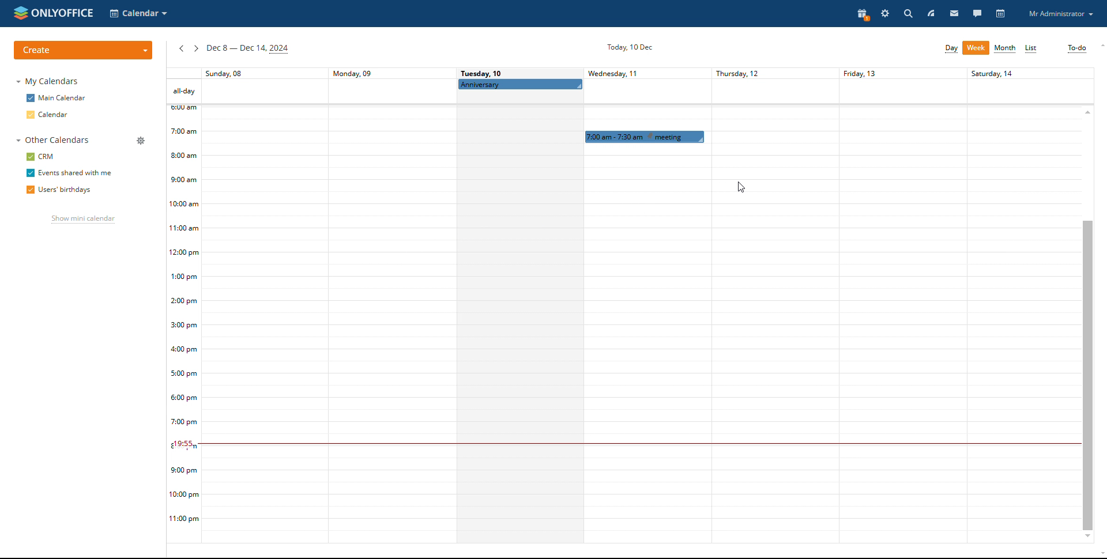 Image resolution: width=1107 pixels, height=559 pixels. I want to click on to-do, so click(1076, 48).